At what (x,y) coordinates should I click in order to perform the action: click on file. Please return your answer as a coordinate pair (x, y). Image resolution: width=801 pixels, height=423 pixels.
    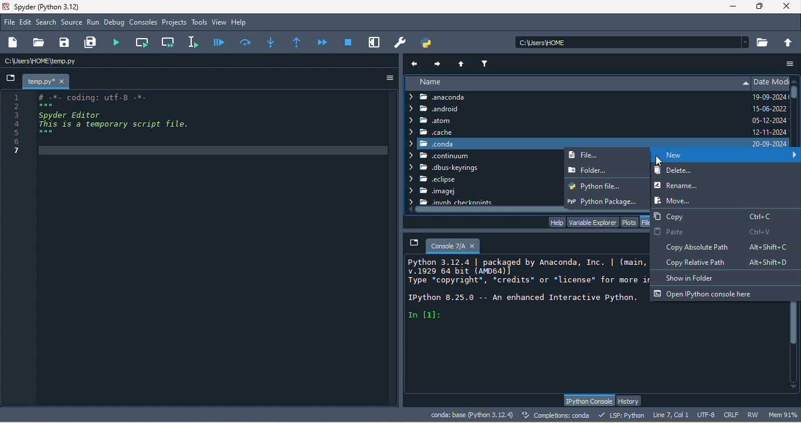
    Looking at the image, I should click on (10, 22).